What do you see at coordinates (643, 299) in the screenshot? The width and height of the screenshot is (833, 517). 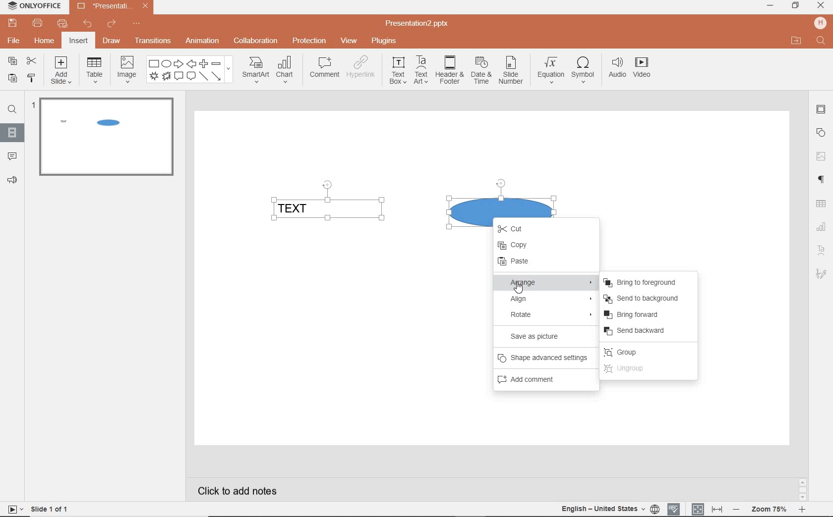 I see `SEND TO BACKGROUND` at bounding box center [643, 299].